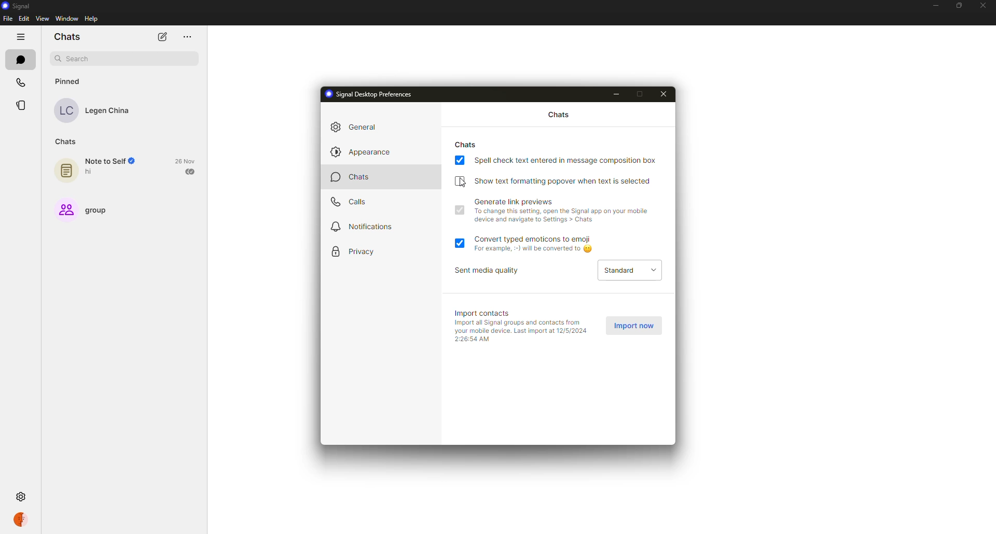 Image resolution: width=996 pixels, height=534 pixels. I want to click on chats, so click(358, 178).